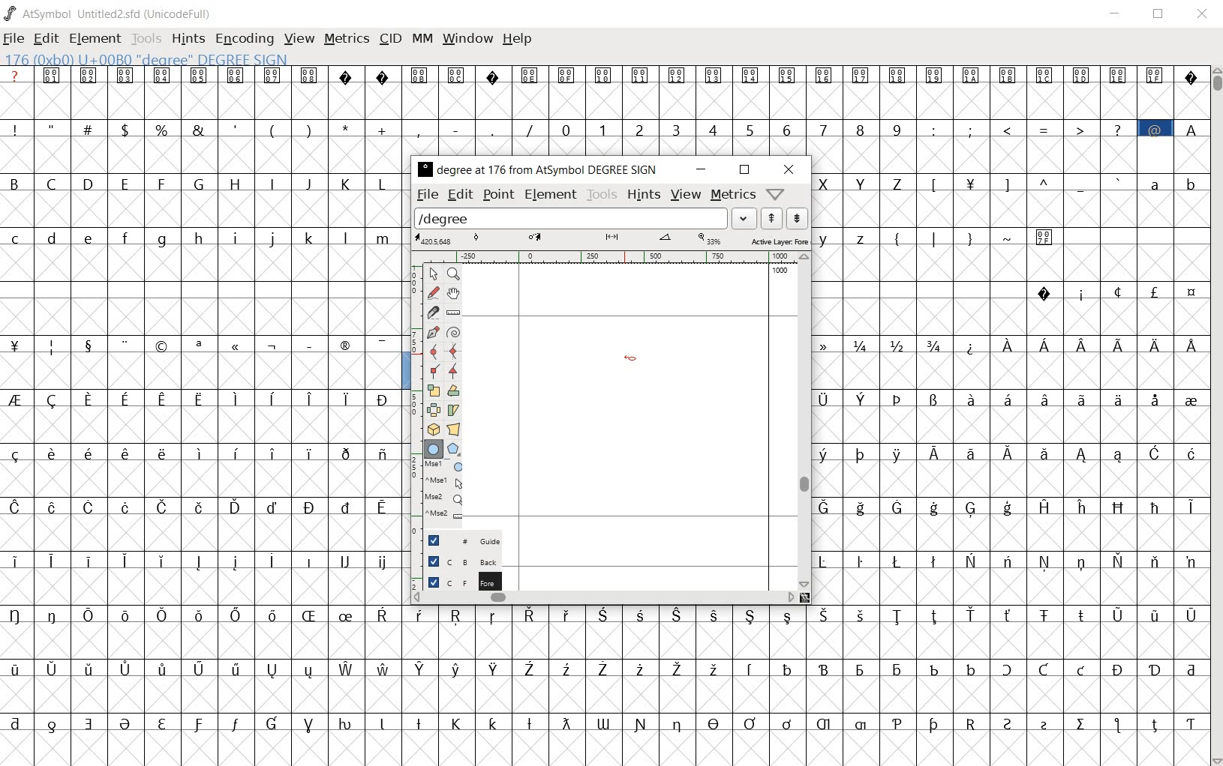  Describe the element at coordinates (452, 295) in the screenshot. I see `scroll by hand` at that location.